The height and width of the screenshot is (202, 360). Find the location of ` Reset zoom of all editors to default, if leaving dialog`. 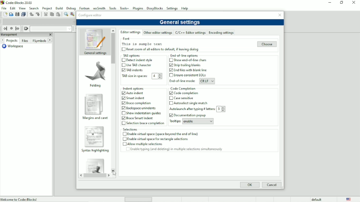

 Reset zoom of all editors to default, if leaving dialog is located at coordinates (163, 49).